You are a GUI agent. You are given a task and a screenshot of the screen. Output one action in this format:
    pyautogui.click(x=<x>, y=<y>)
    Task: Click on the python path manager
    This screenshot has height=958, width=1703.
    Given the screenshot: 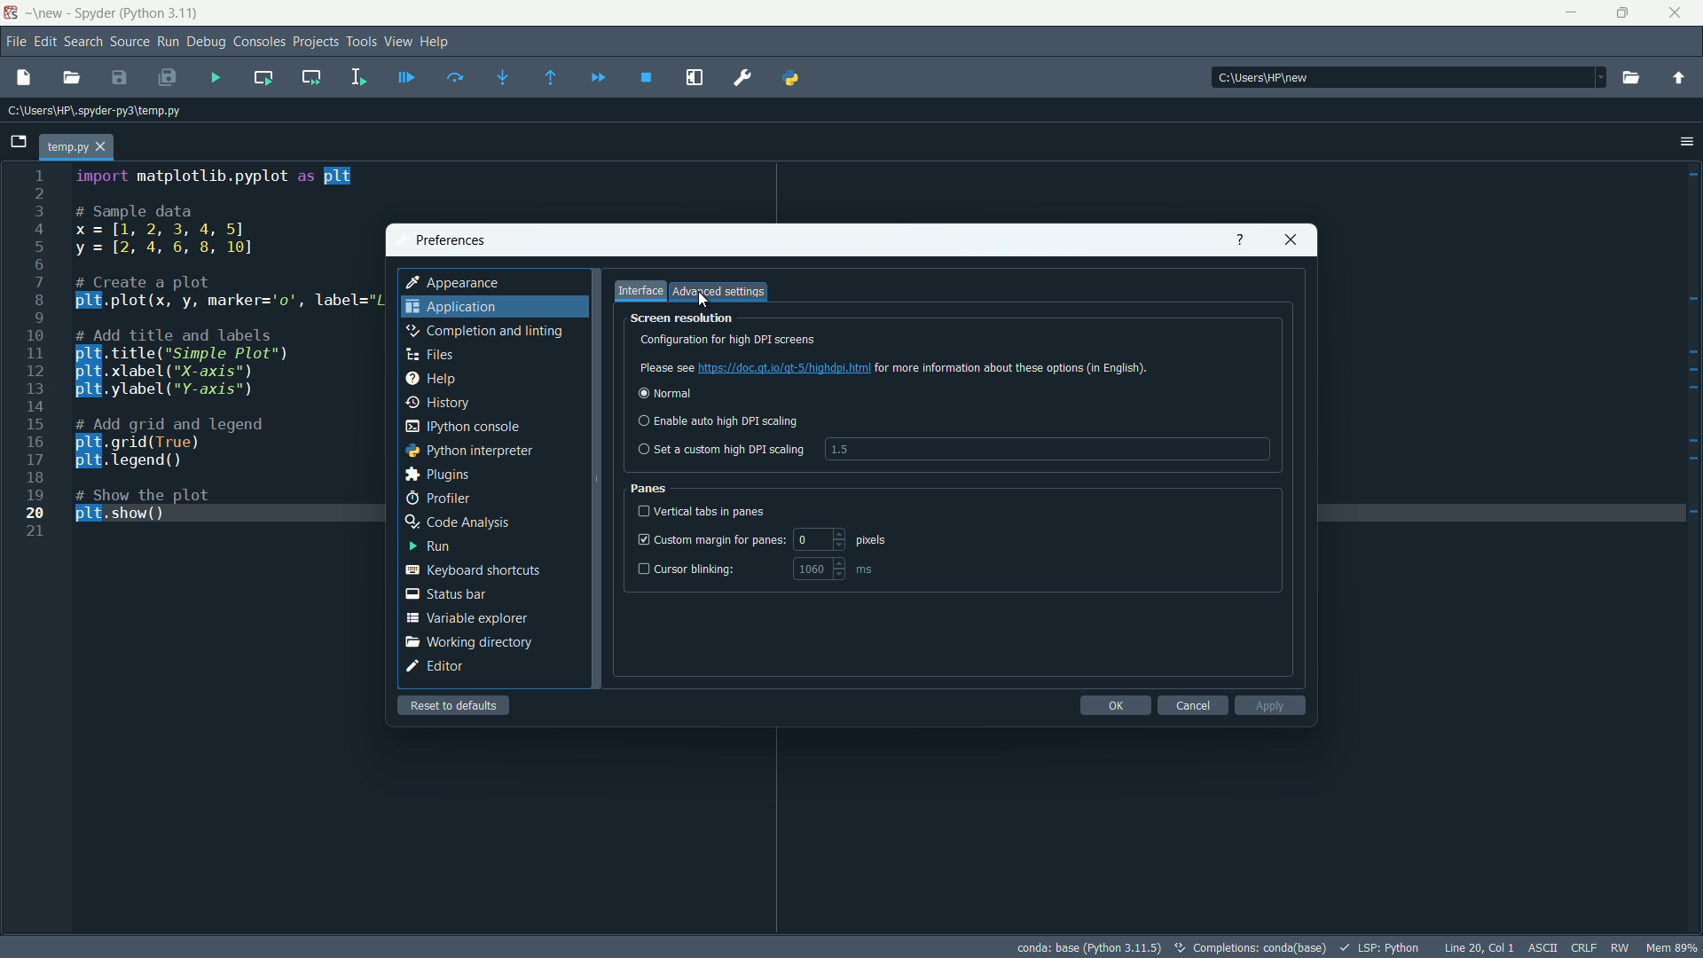 What is the action you would take?
    pyautogui.click(x=789, y=78)
    